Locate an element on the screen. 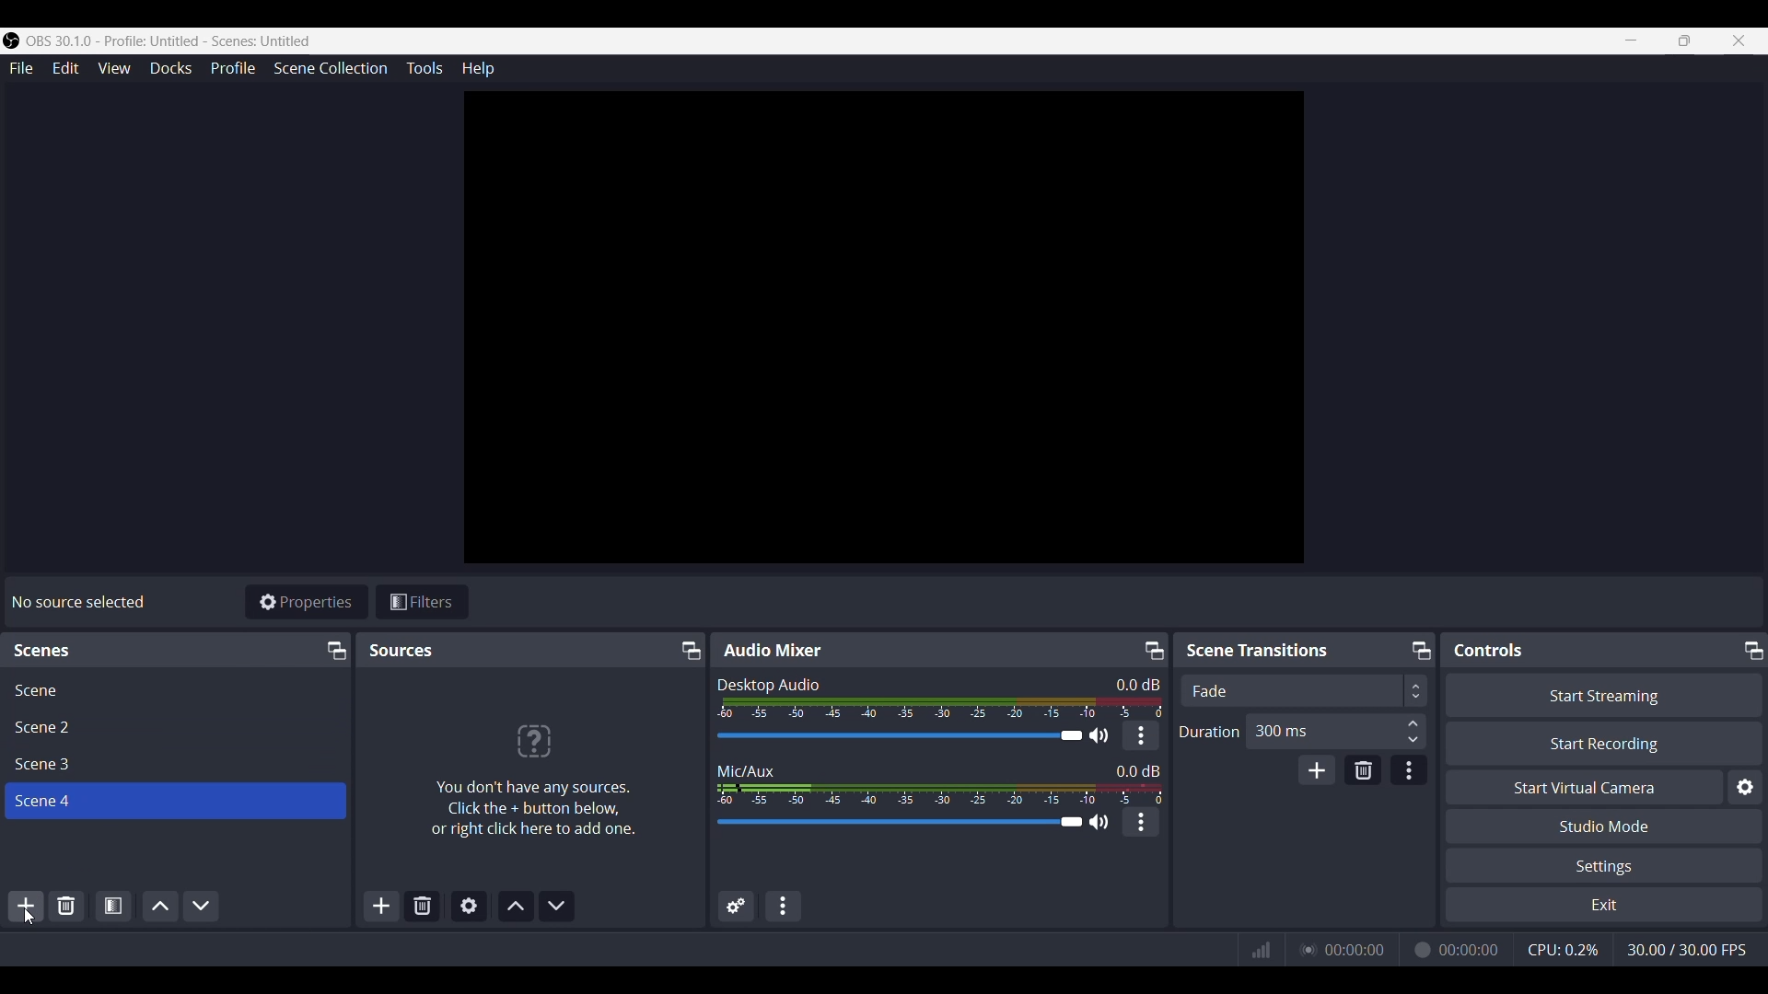 This screenshot has height=994, width=1768. Minimize is located at coordinates (692, 650).